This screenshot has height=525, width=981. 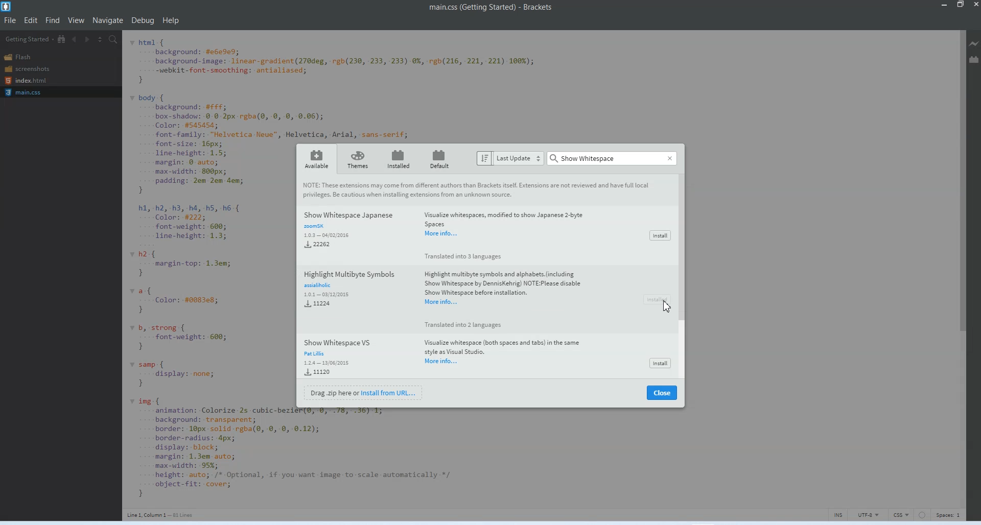 I want to click on Debug, so click(x=144, y=21).